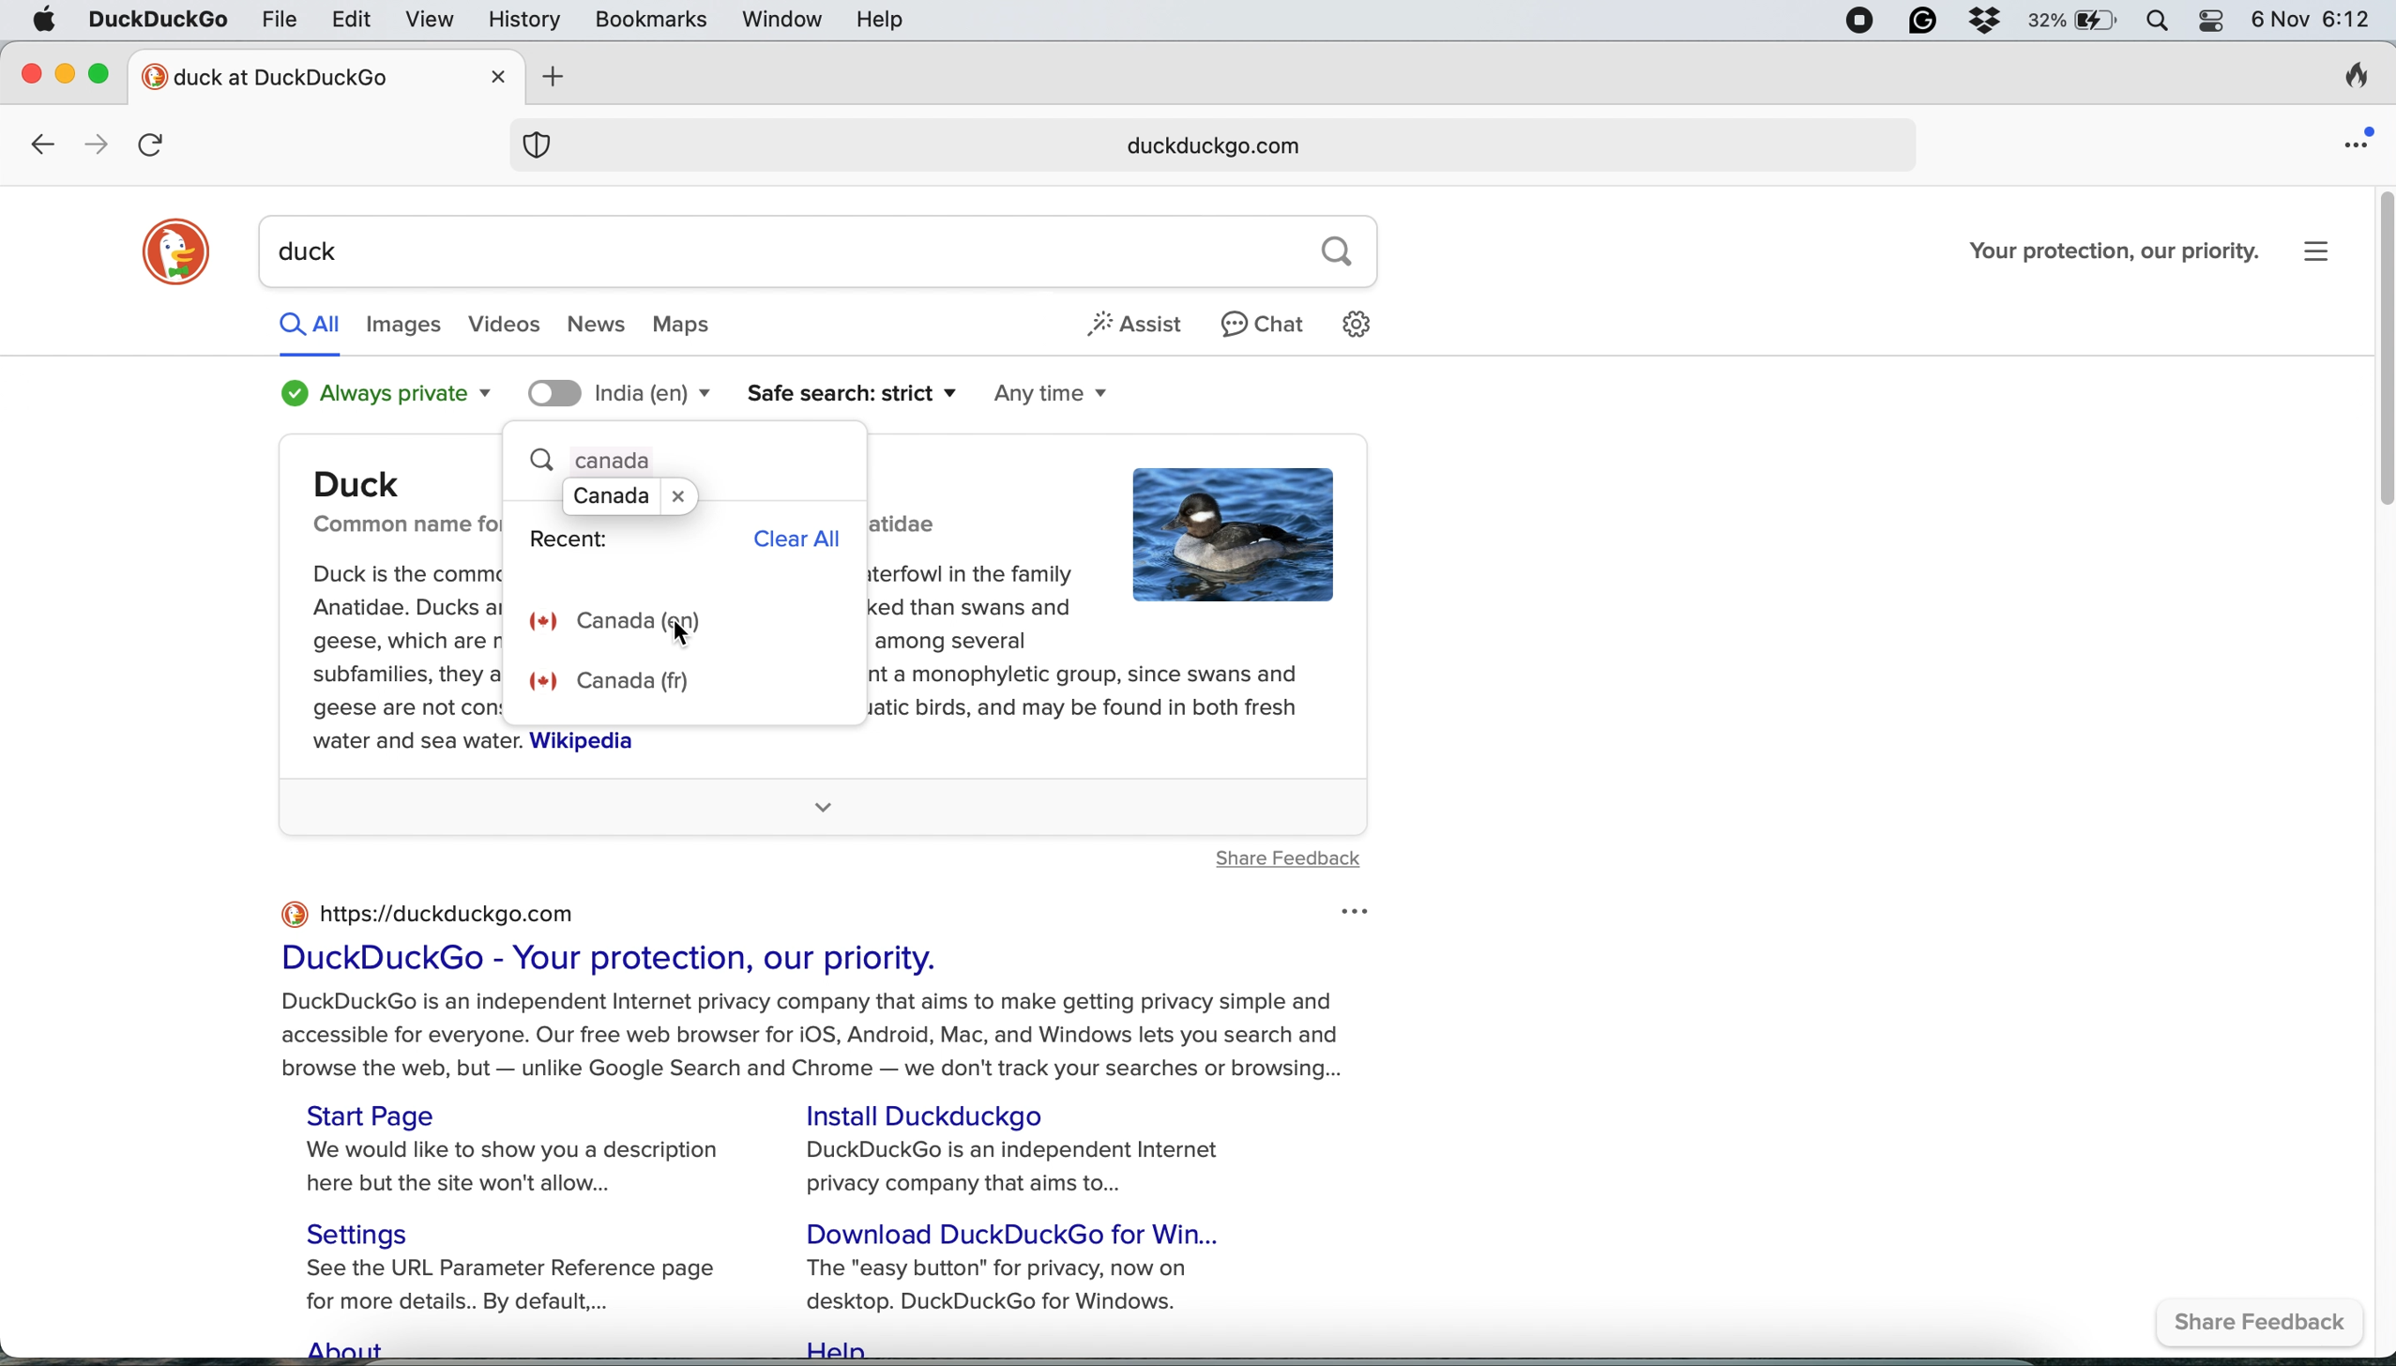 This screenshot has height=1366, width=2396. I want to click on search location, so click(650, 393).